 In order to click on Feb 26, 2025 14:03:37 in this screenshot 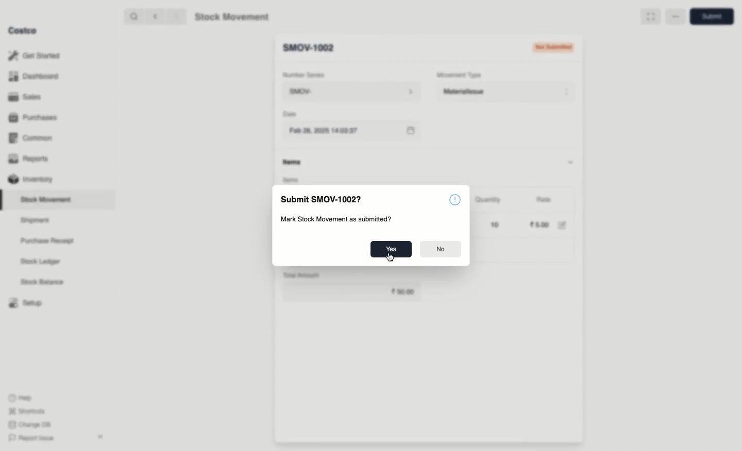, I will do `click(351, 131)`.